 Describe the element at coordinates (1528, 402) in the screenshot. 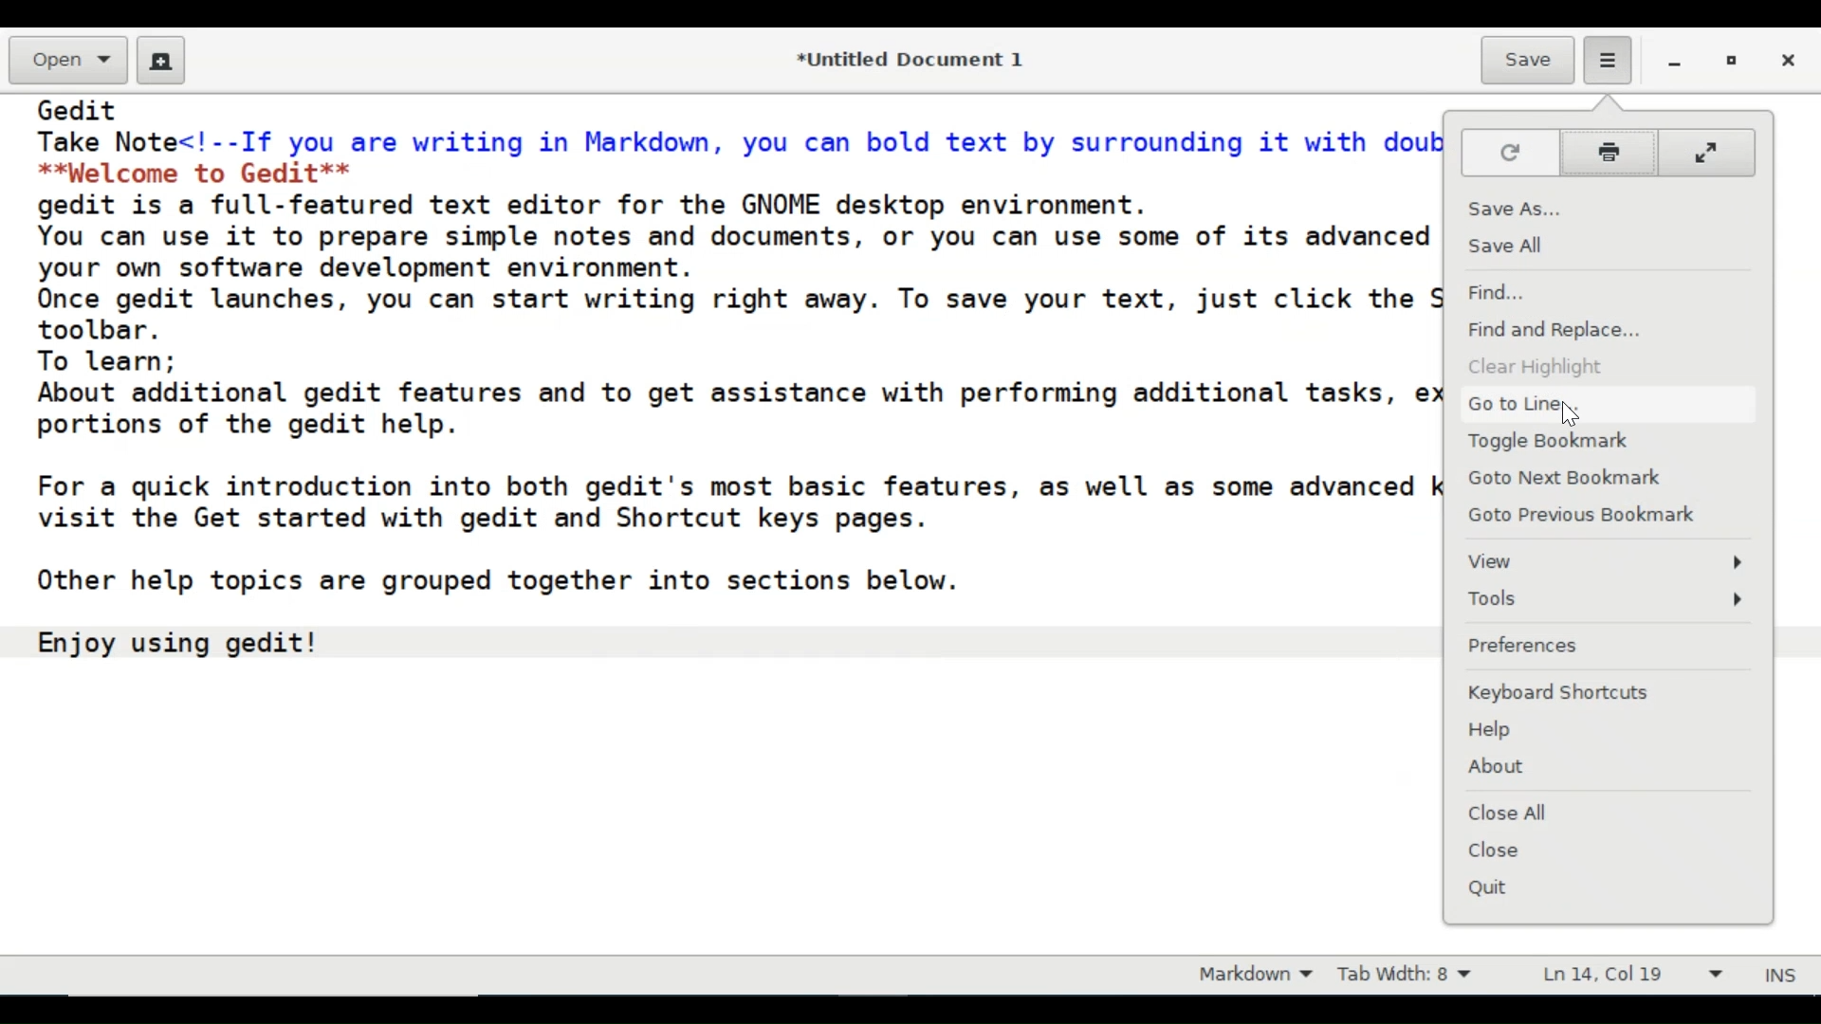

I see `Go to Line` at that location.